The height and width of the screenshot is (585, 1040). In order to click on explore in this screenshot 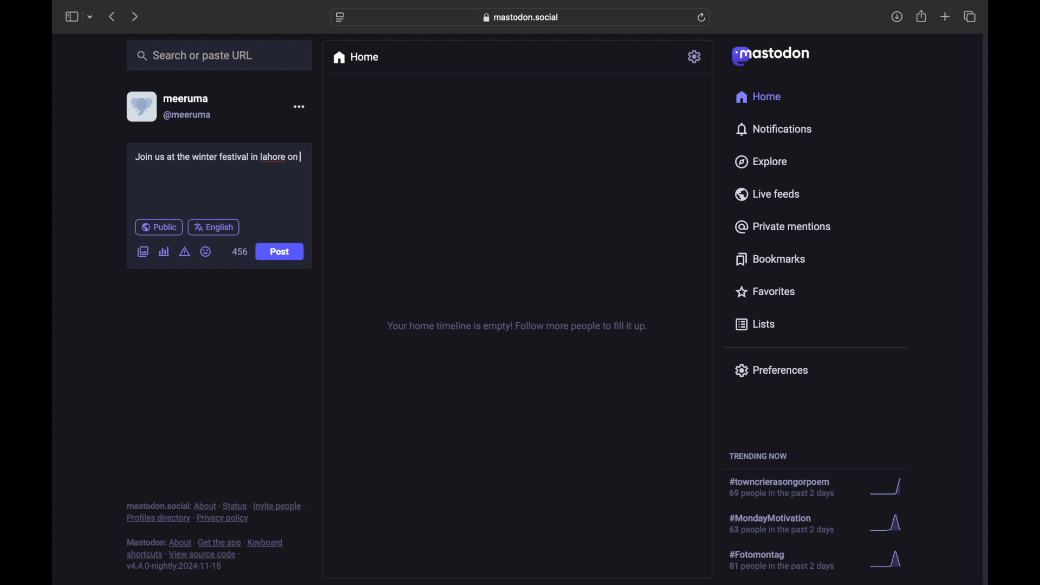, I will do `click(760, 162)`.